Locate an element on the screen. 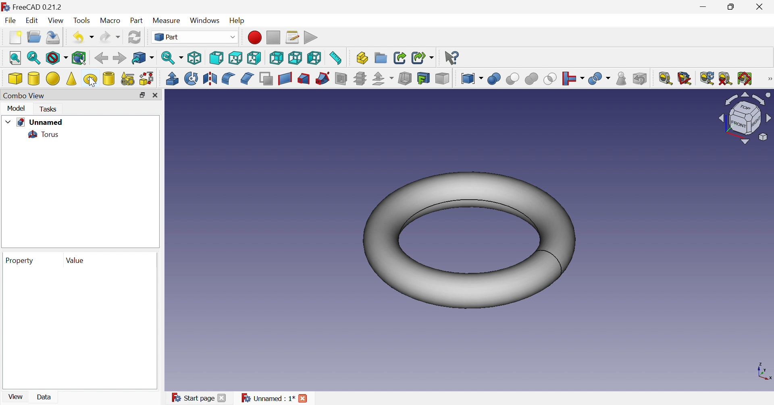 The width and height of the screenshot is (774, 405). Save is located at coordinates (53, 38).